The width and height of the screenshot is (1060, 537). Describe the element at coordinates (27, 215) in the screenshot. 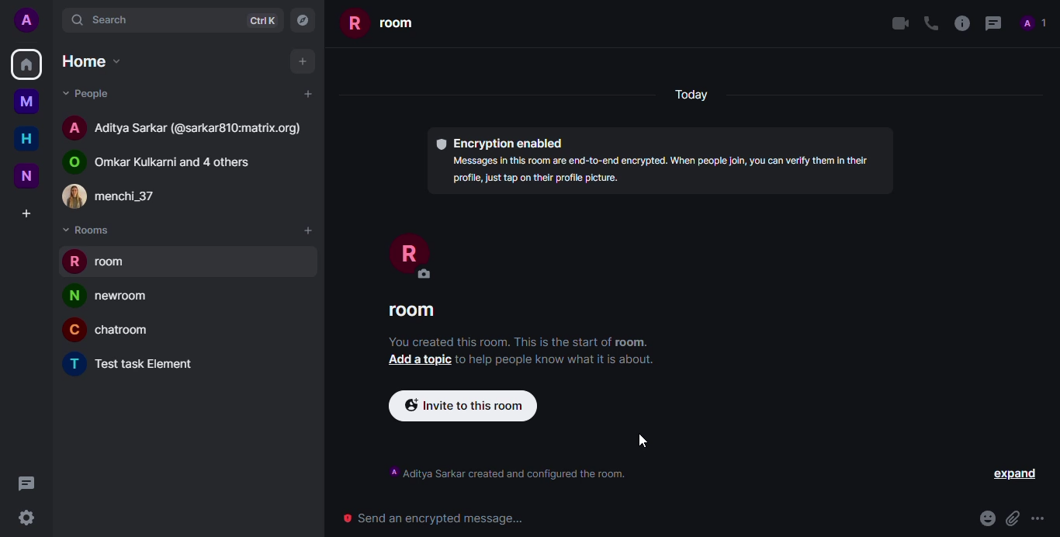

I see `create space` at that location.